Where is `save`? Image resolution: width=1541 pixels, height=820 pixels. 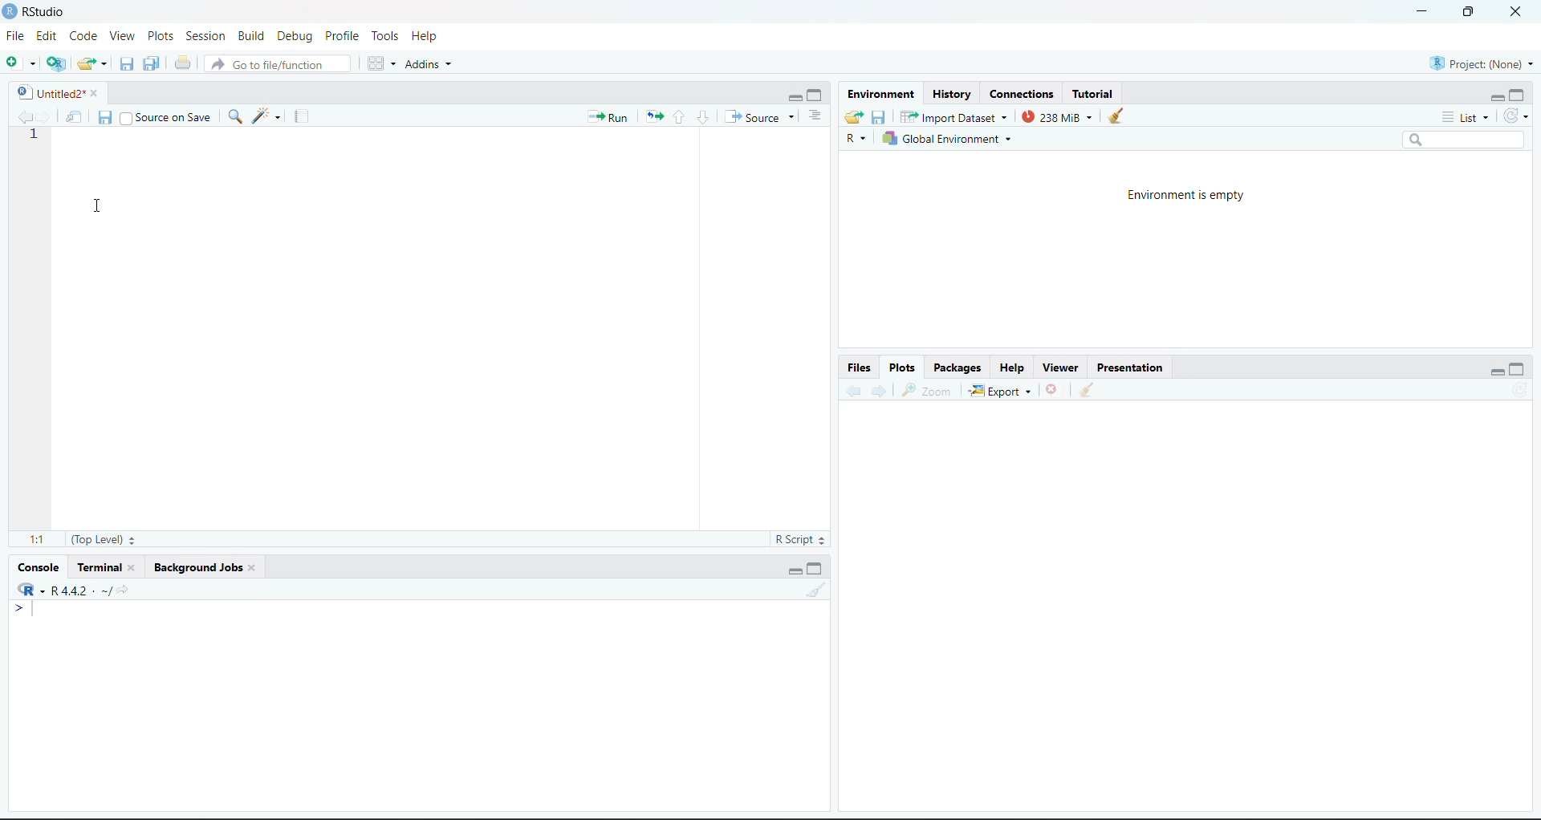 save is located at coordinates (127, 64).